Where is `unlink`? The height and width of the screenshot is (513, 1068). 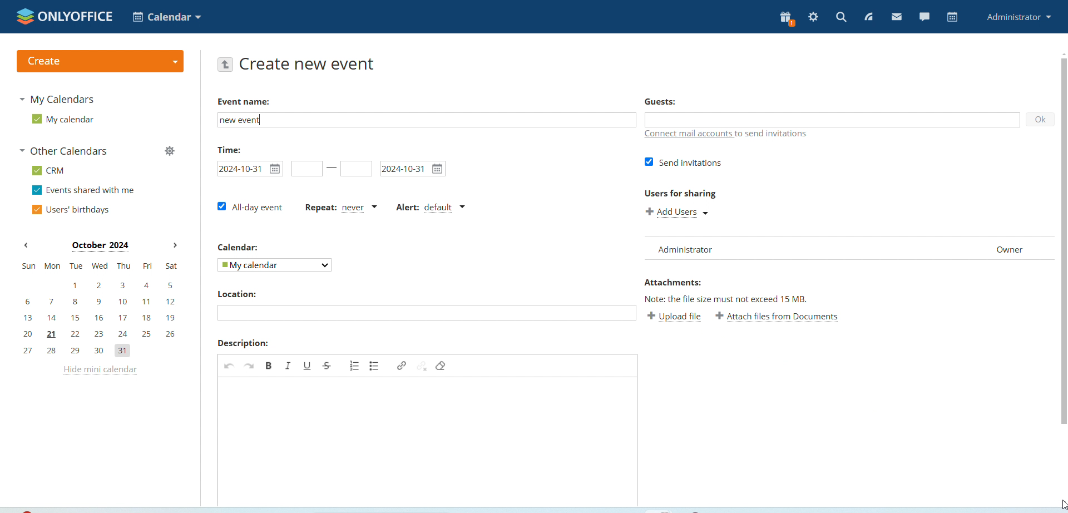
unlink is located at coordinates (422, 367).